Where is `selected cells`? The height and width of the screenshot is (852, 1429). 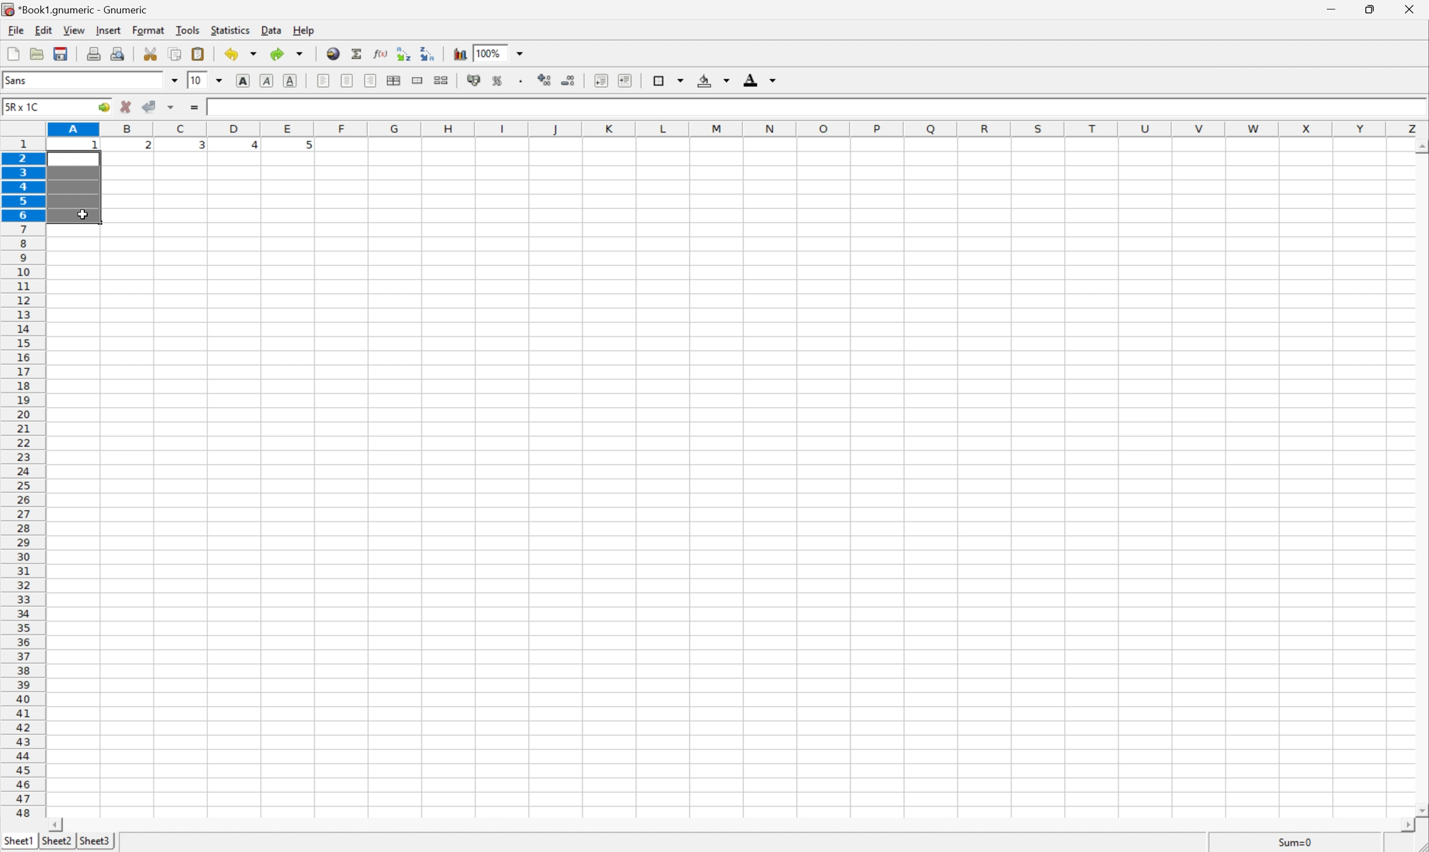 selected cells is located at coordinates (75, 189).